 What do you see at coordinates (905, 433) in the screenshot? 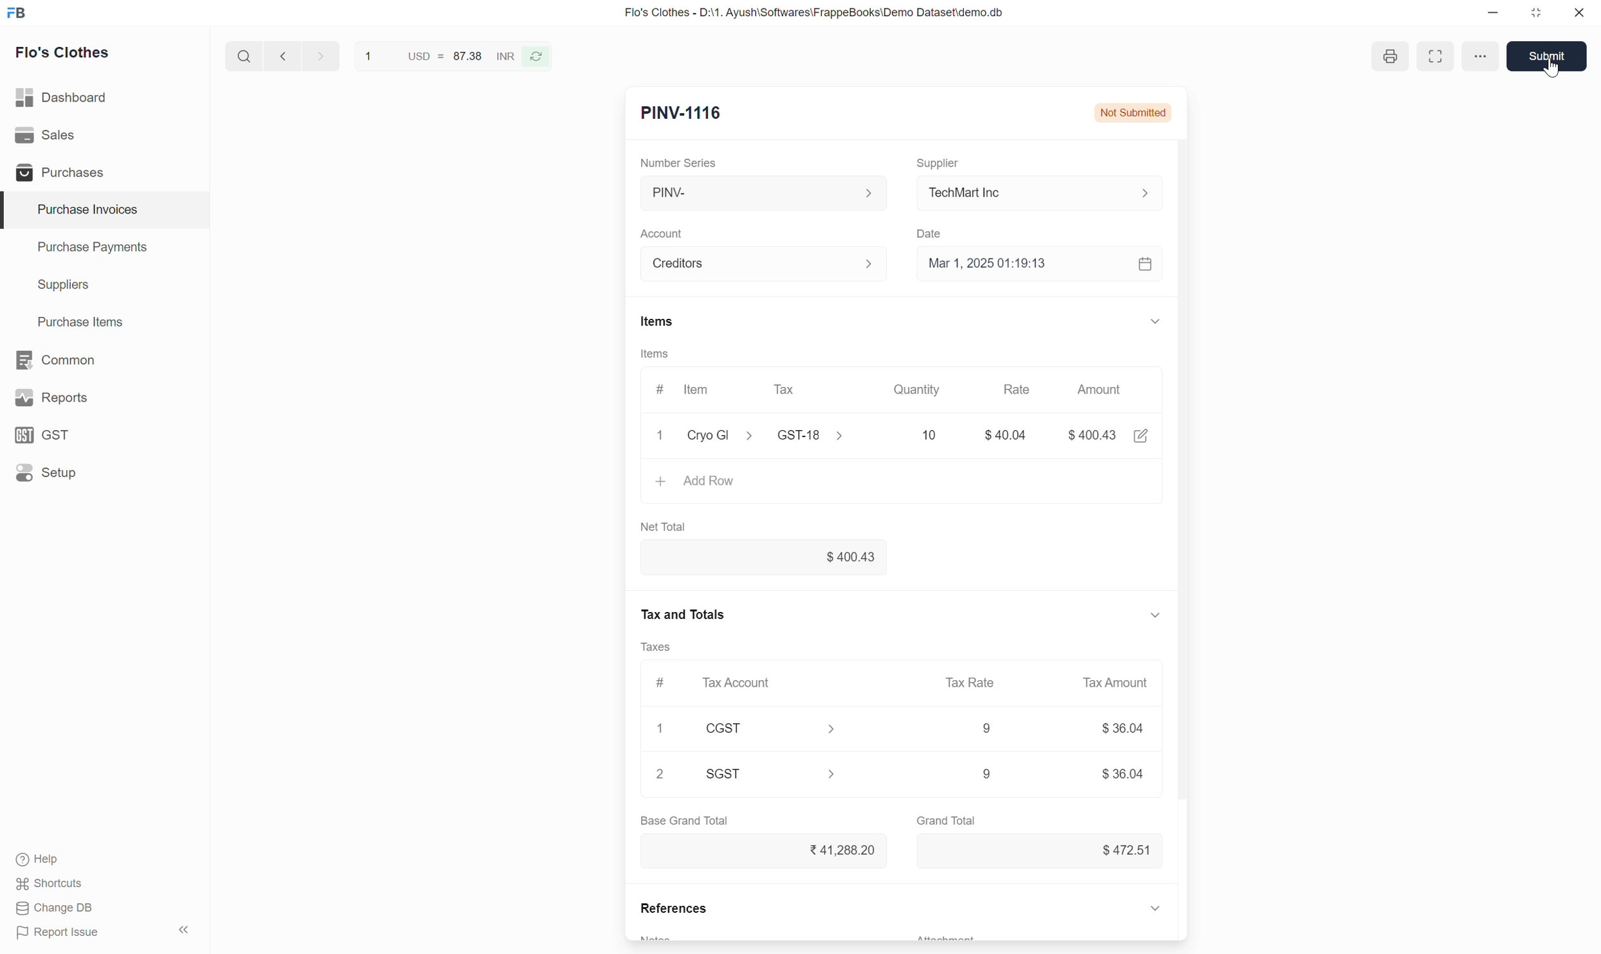
I see `10` at bounding box center [905, 433].